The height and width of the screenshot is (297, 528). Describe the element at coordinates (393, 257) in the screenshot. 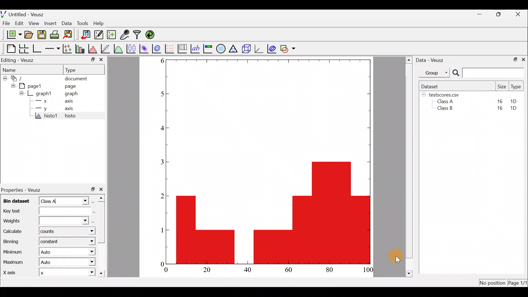

I see `Cursor` at that location.